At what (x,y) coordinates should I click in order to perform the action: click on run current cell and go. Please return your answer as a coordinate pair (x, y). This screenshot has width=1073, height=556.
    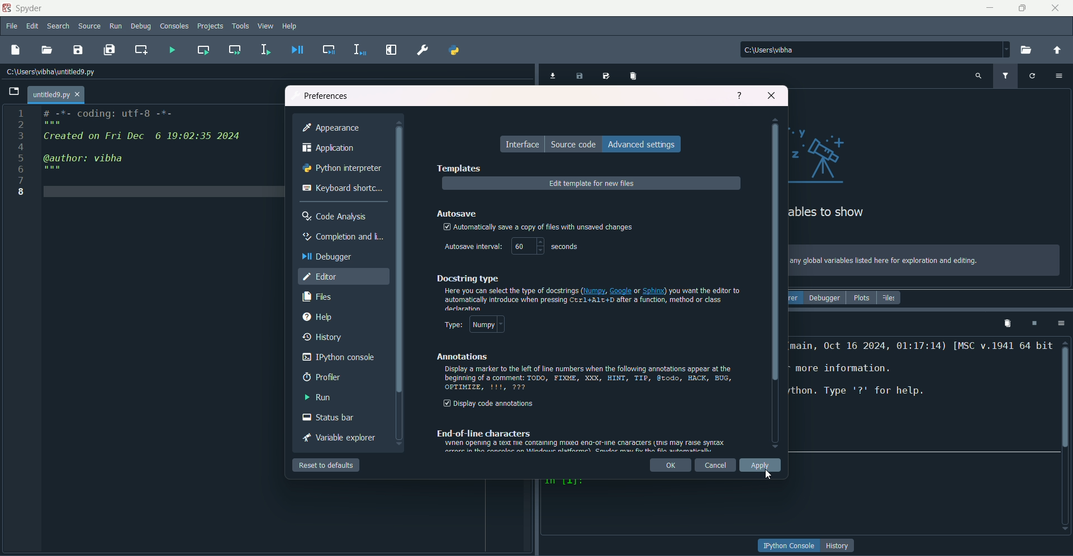
    Looking at the image, I should click on (234, 49).